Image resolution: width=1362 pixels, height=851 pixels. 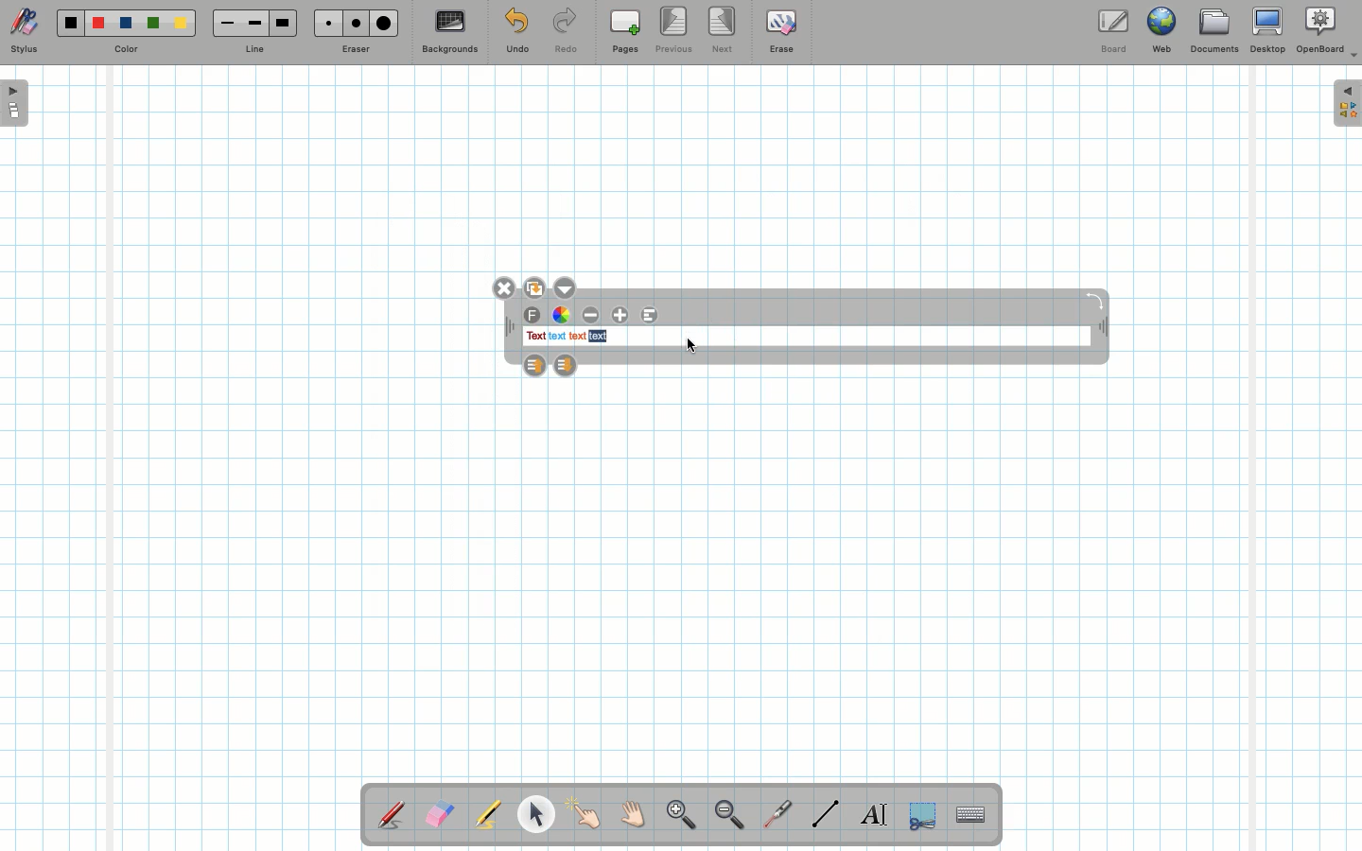 I want to click on Alignment, so click(x=653, y=316).